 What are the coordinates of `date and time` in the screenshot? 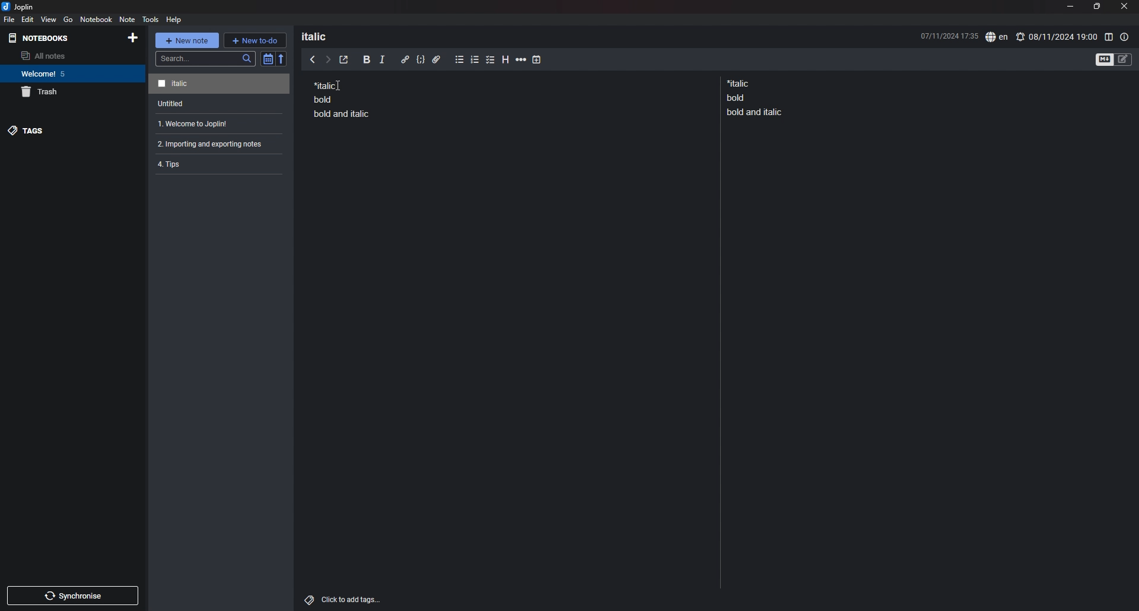 It's located at (949, 35).